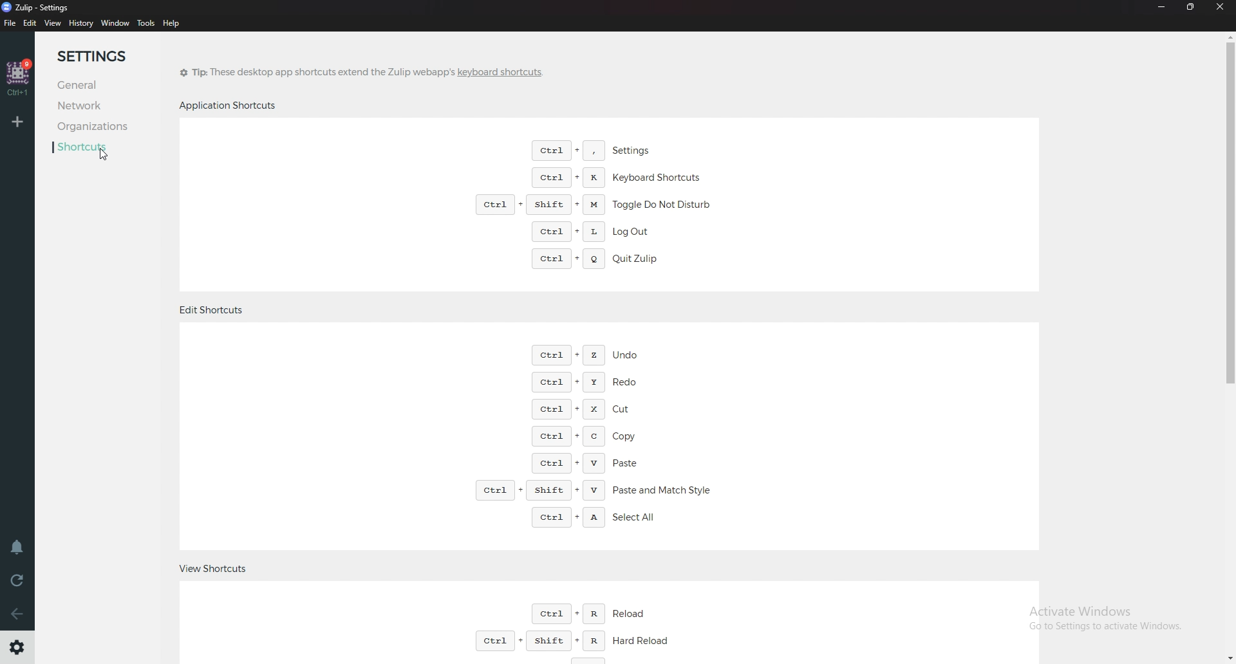  What do you see at coordinates (30, 23) in the screenshot?
I see `Edit` at bounding box center [30, 23].